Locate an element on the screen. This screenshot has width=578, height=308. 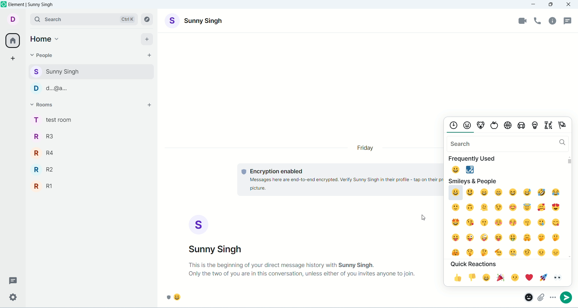
R3 is located at coordinates (90, 136).